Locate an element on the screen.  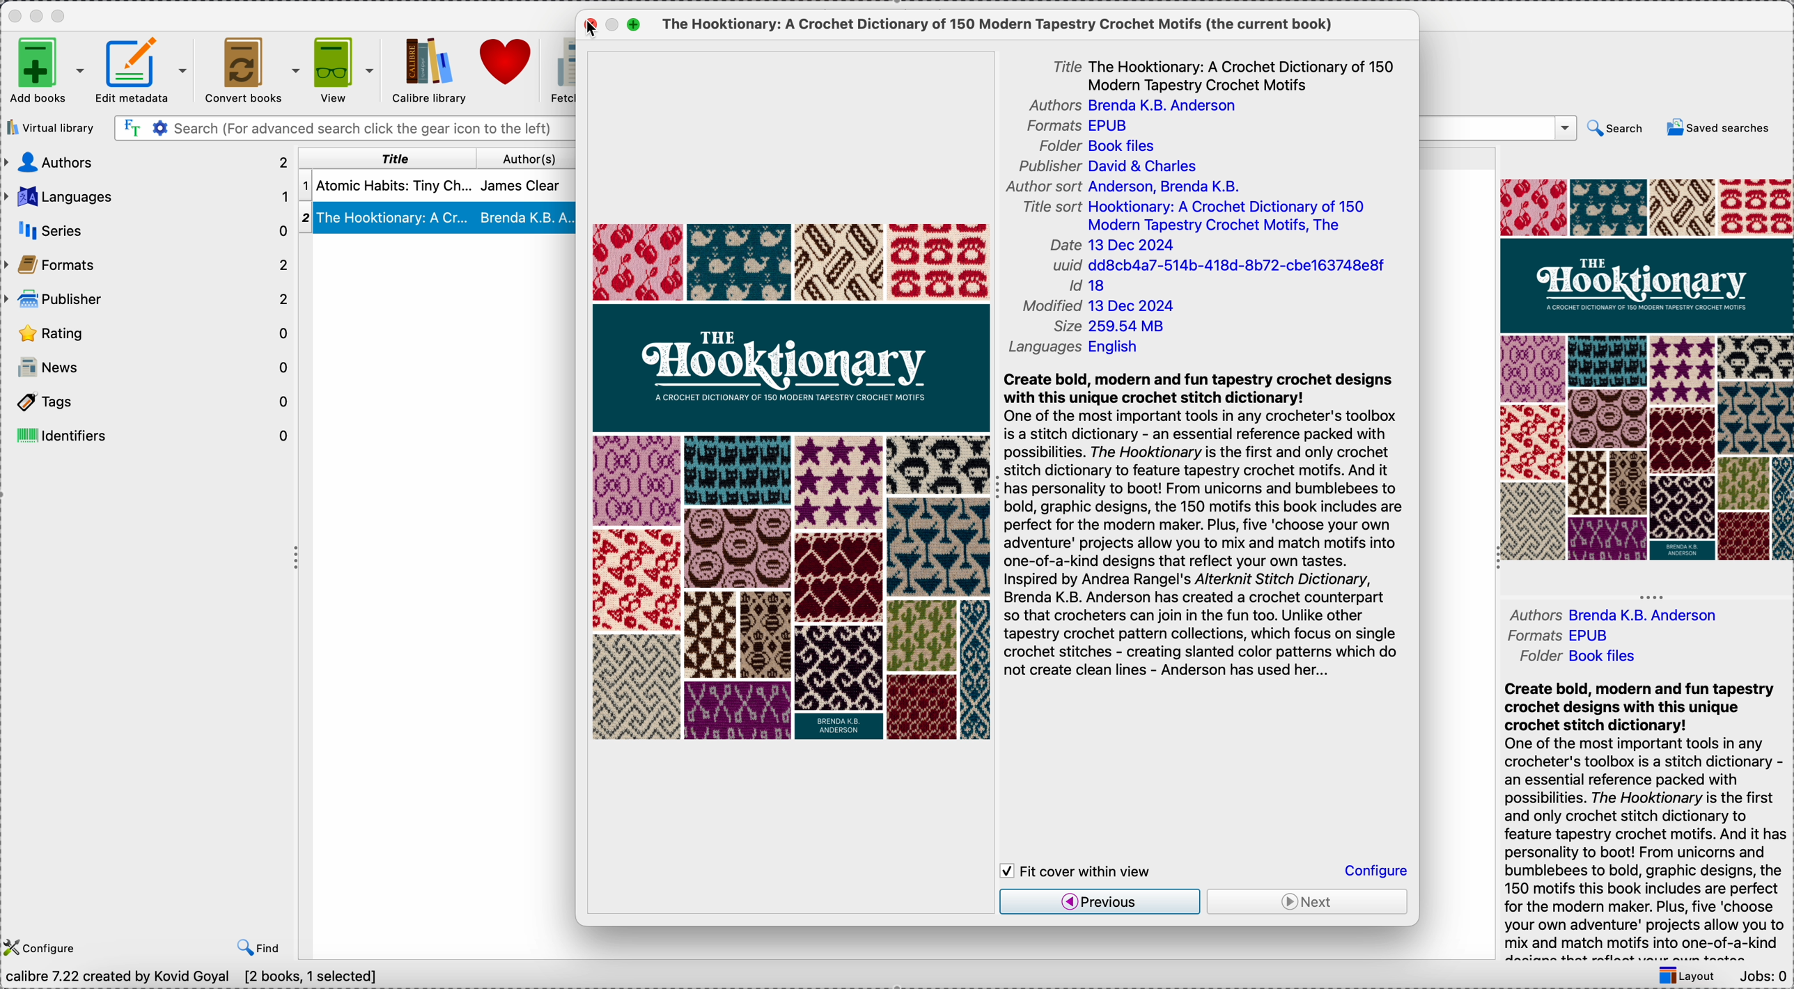
cursor is located at coordinates (593, 29).